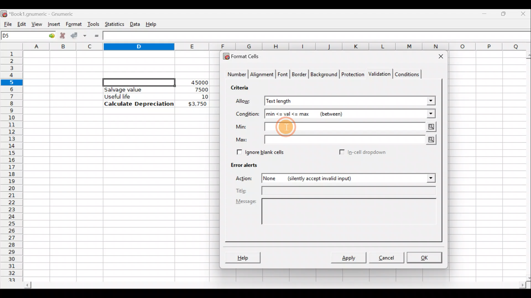  I want to click on Calculate Depreciation, so click(139, 103).